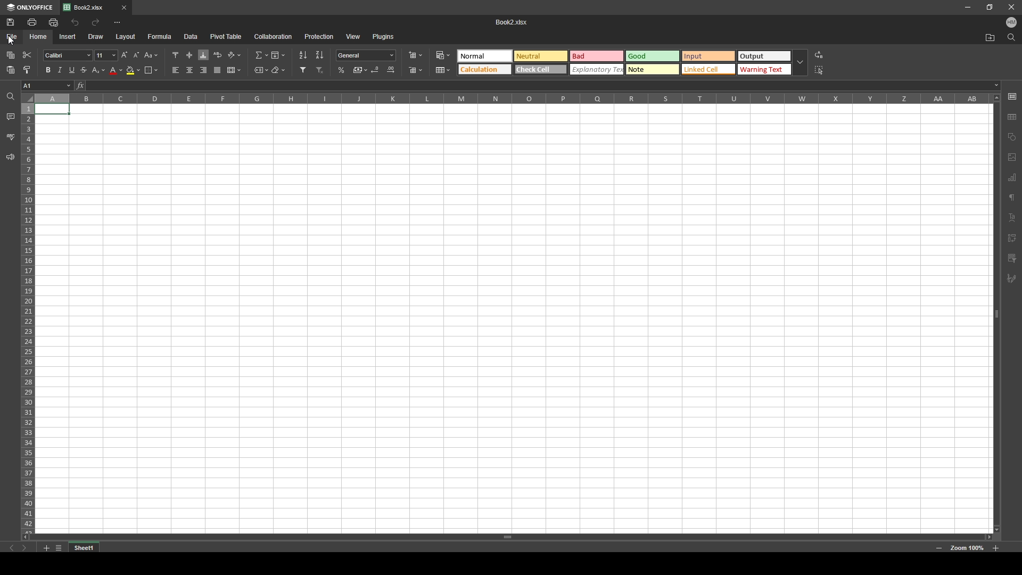 The image size is (1022, 575). I want to click on Check cell, so click(541, 69).